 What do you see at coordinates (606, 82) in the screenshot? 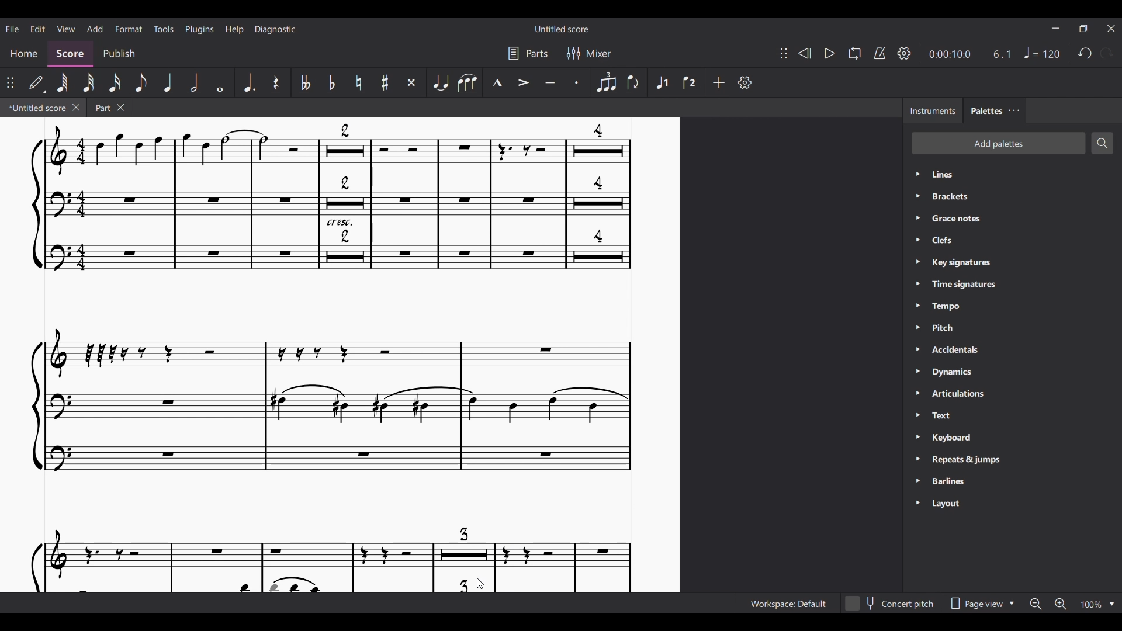
I see `Tuplet` at bounding box center [606, 82].